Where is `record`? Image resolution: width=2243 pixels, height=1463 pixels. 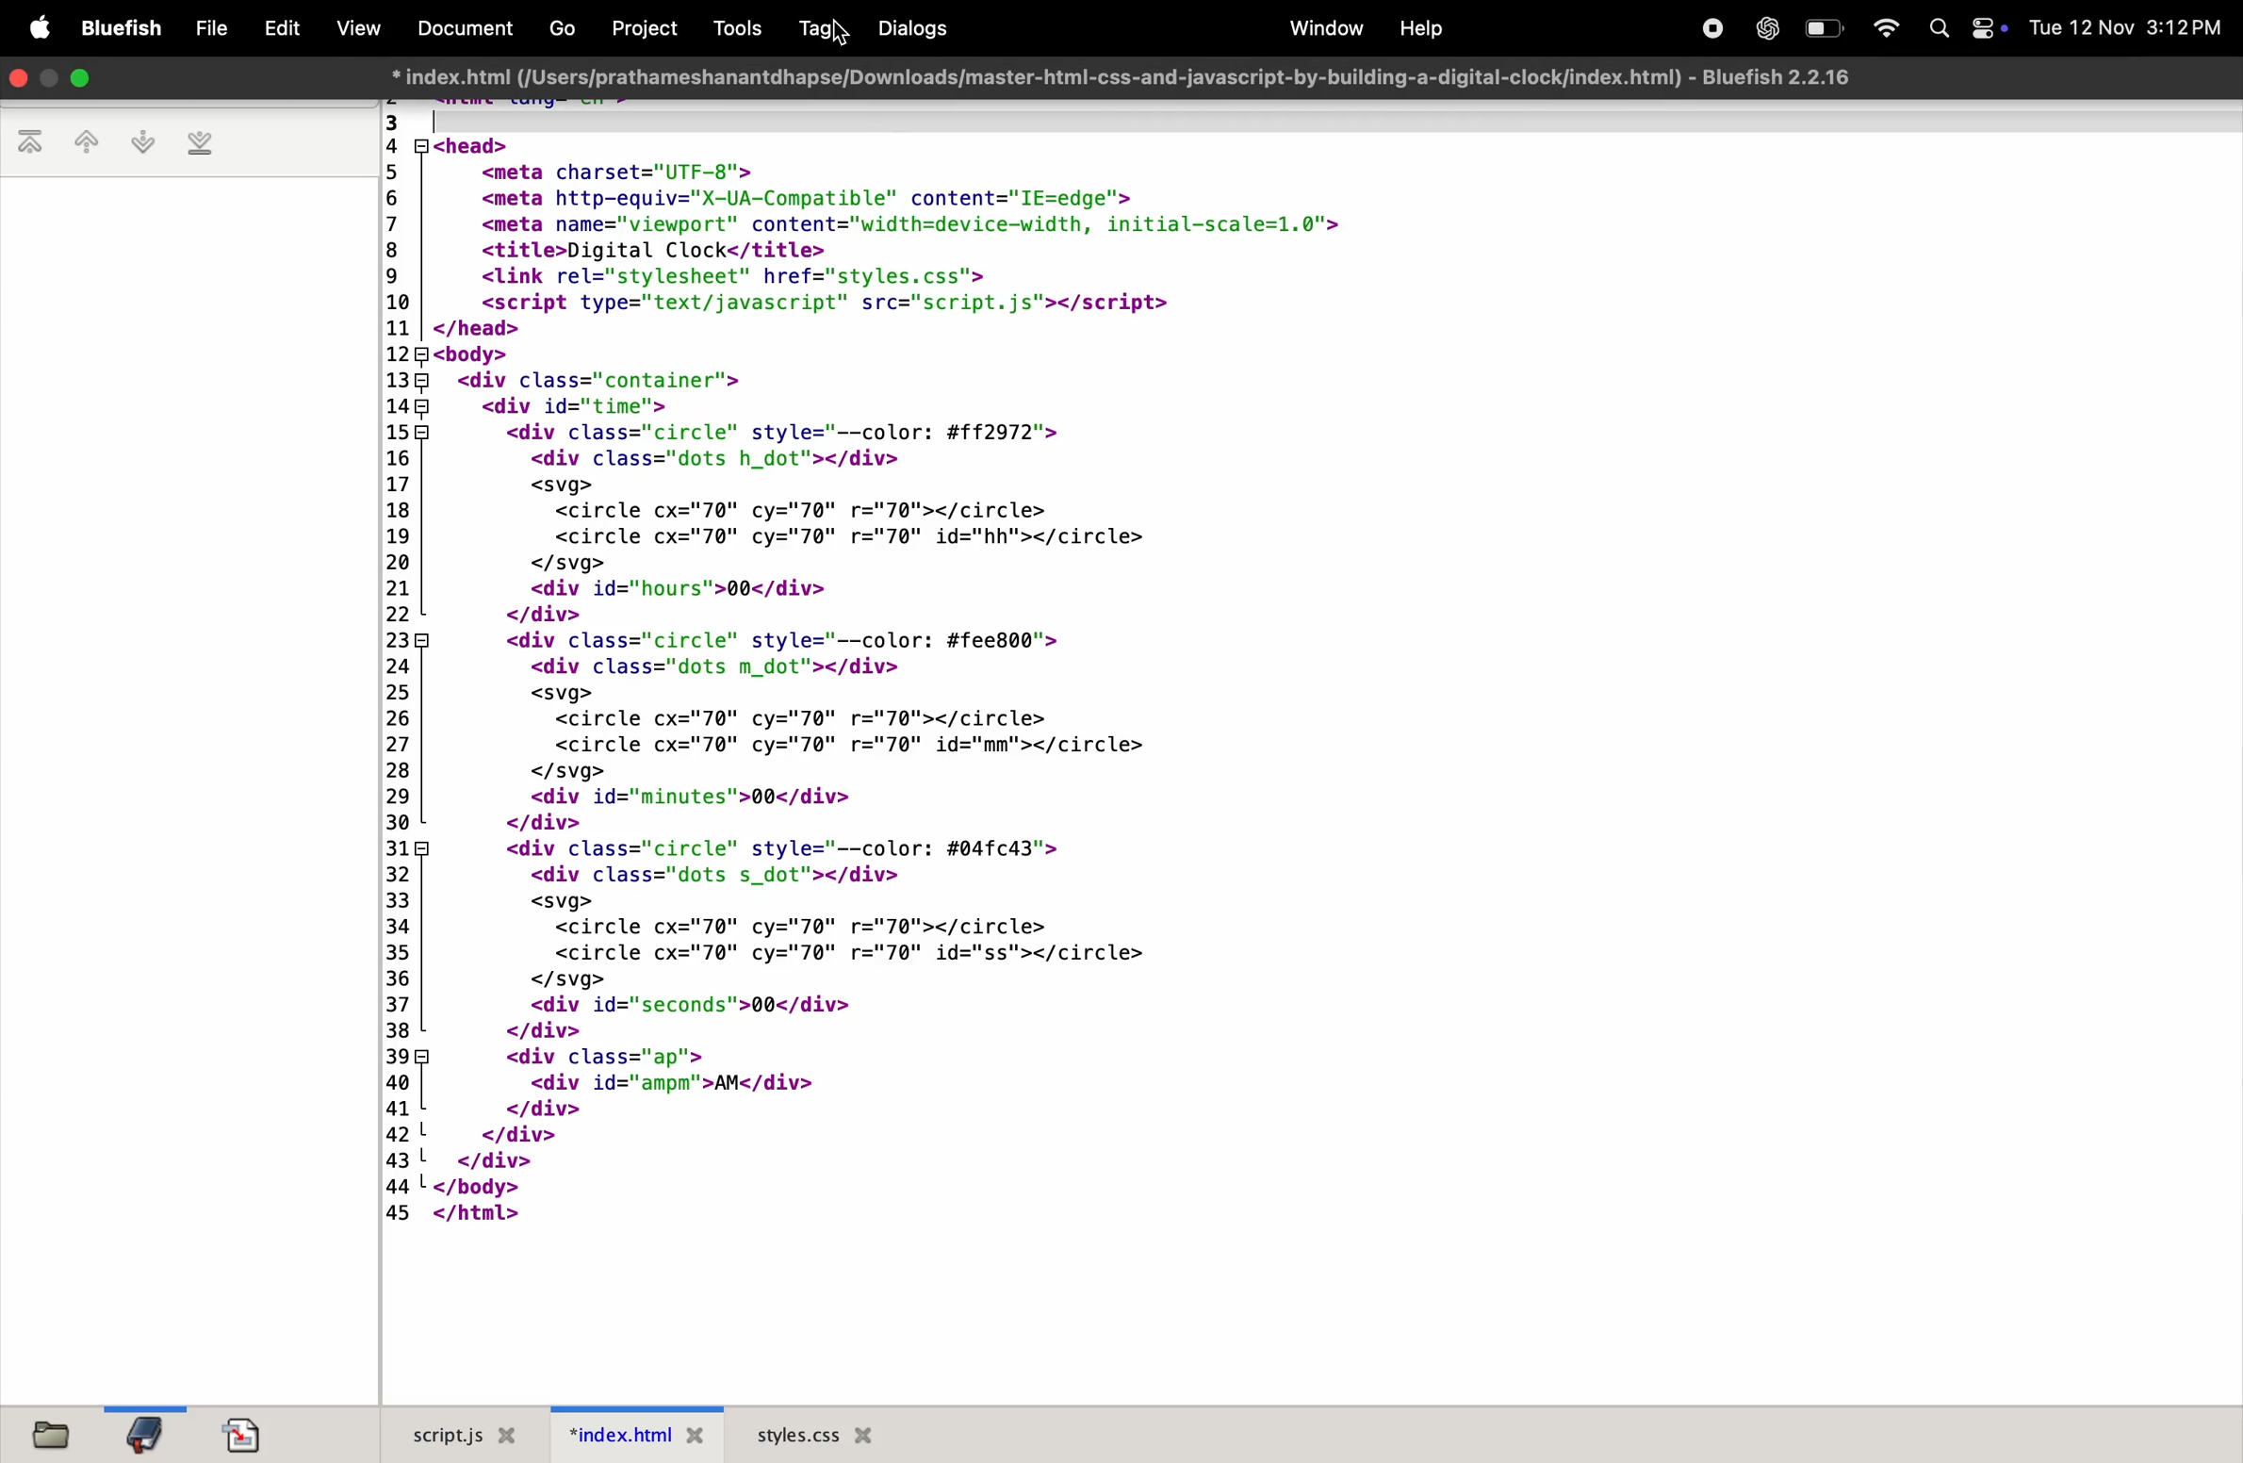 record is located at coordinates (1708, 26).